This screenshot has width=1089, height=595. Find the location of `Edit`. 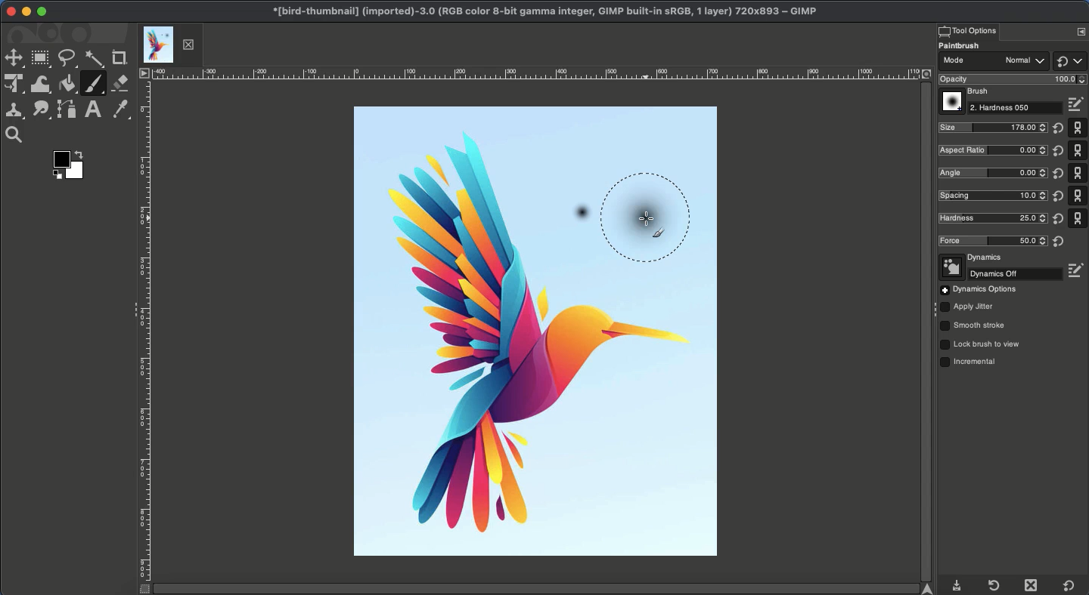

Edit is located at coordinates (1078, 270).